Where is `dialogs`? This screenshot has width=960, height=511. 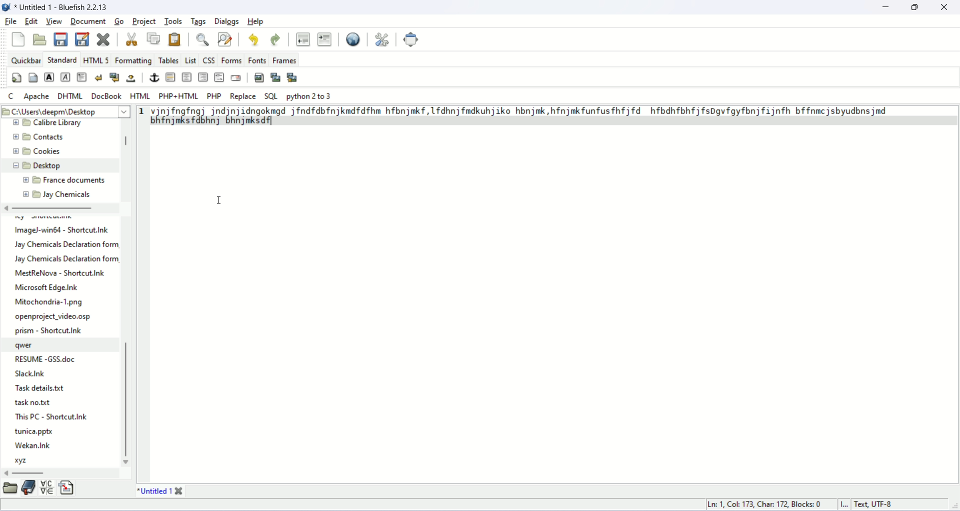
dialogs is located at coordinates (226, 21).